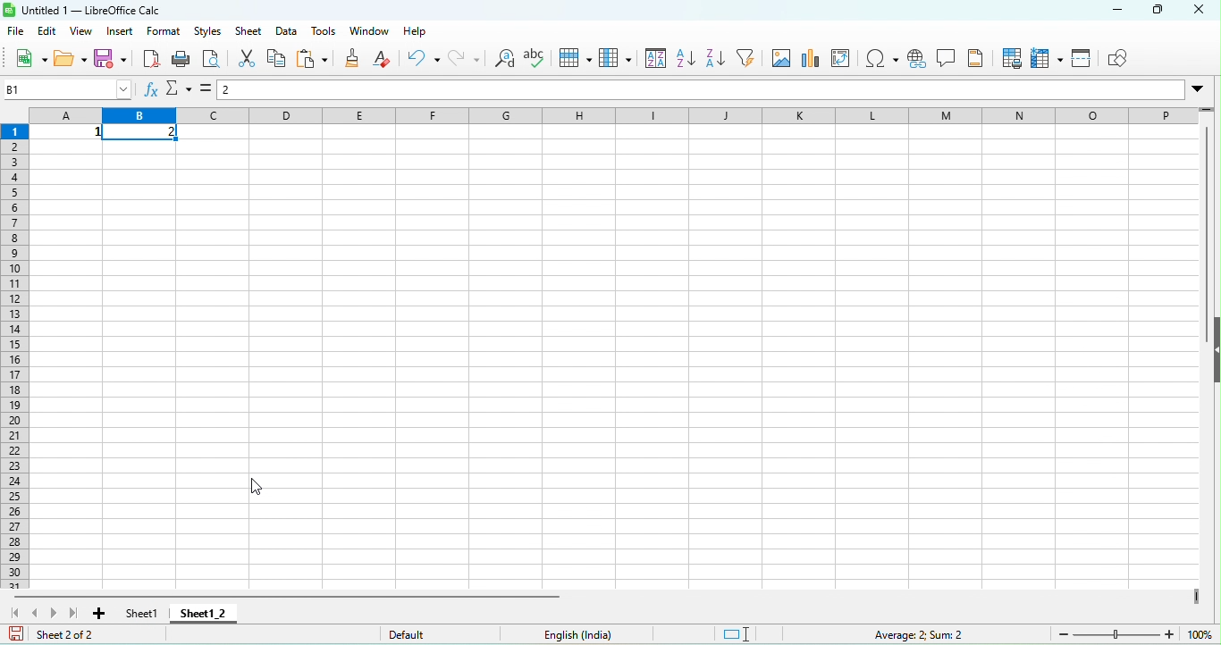  I want to click on drag to view more colums, so click(1193, 599).